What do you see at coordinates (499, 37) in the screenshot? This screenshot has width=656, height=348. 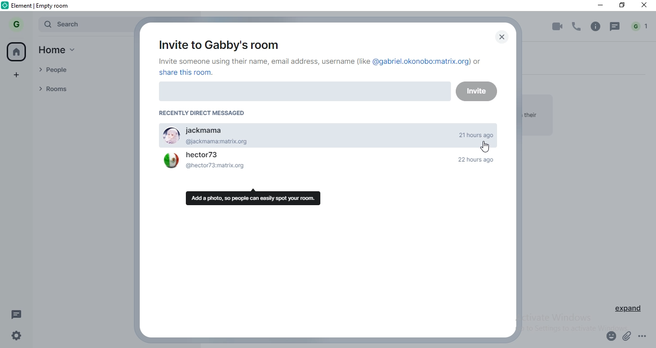 I see `close` at bounding box center [499, 37].